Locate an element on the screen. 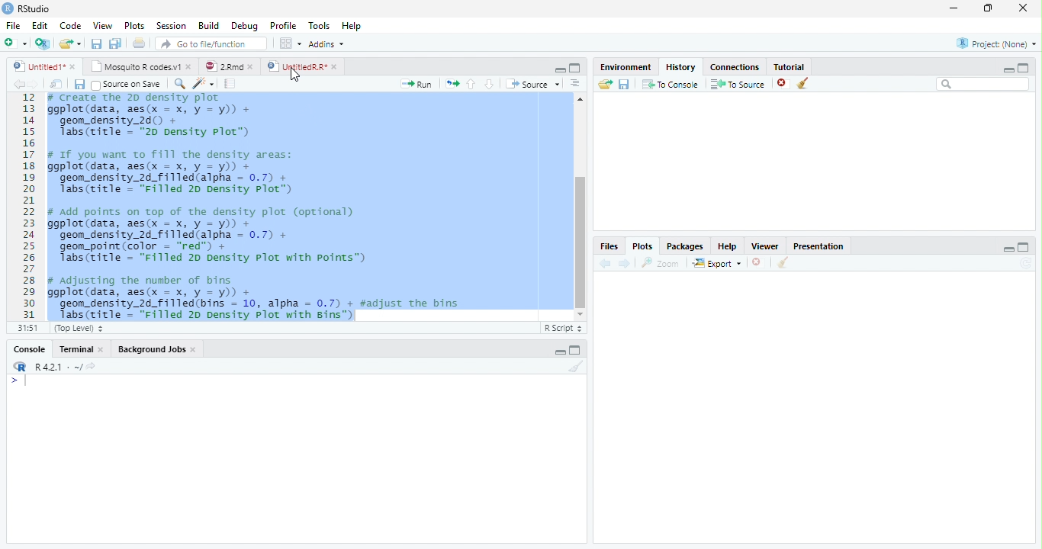  (Top Level) is located at coordinates (77, 329).